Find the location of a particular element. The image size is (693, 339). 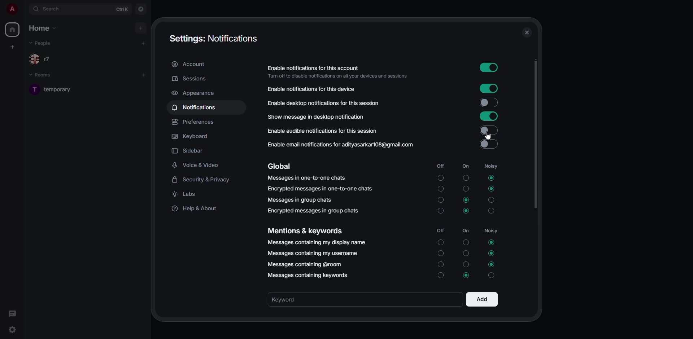

people is located at coordinates (42, 60).